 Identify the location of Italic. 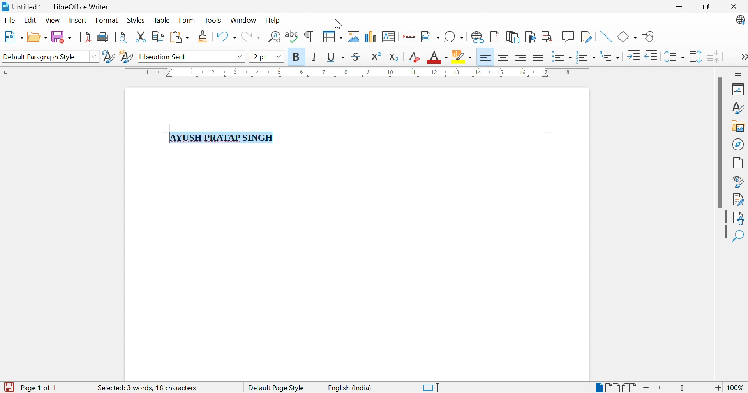
(315, 58).